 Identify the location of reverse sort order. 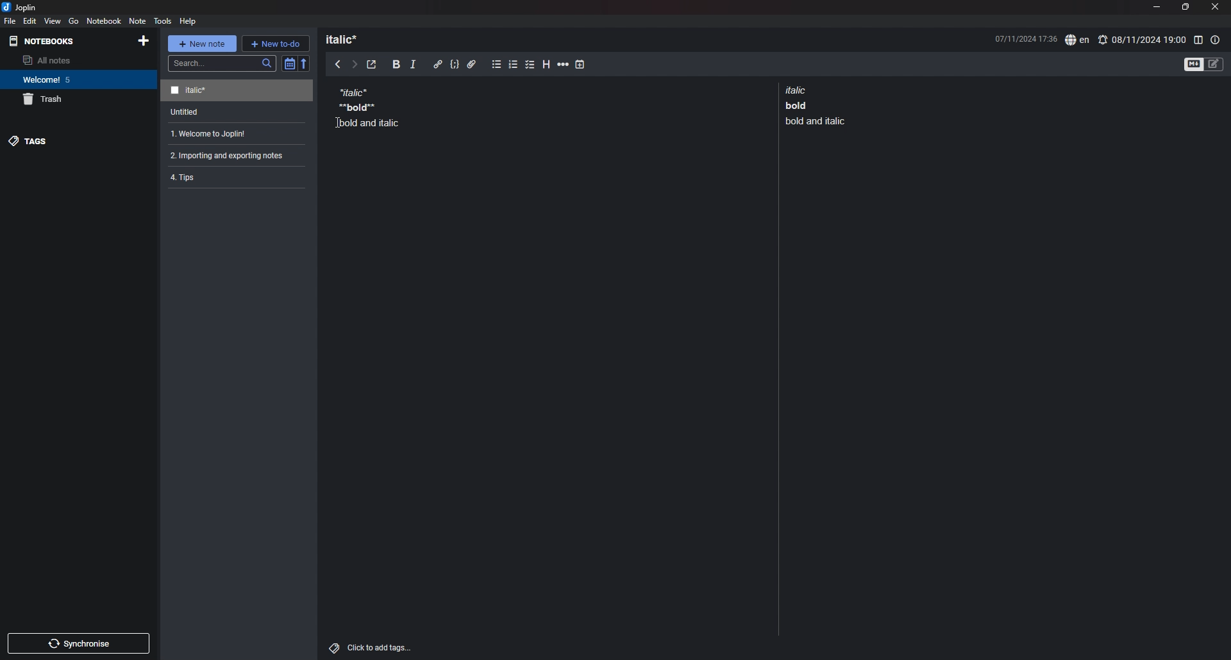
(305, 63).